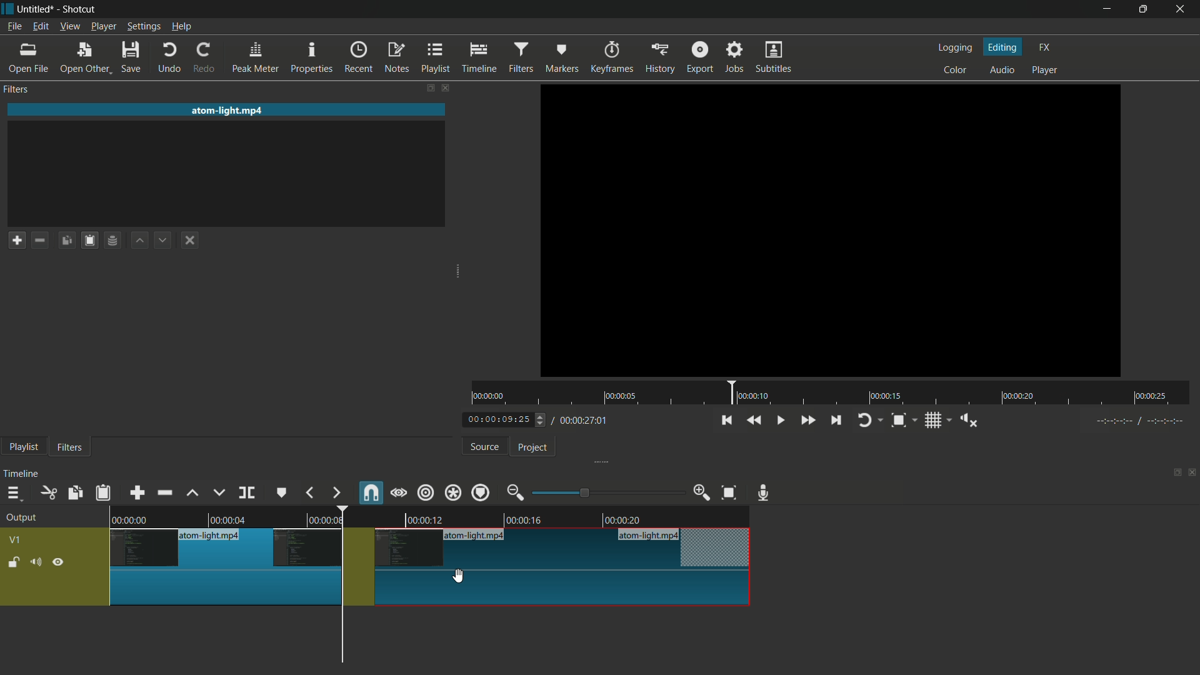  I want to click on move filter down, so click(166, 239).